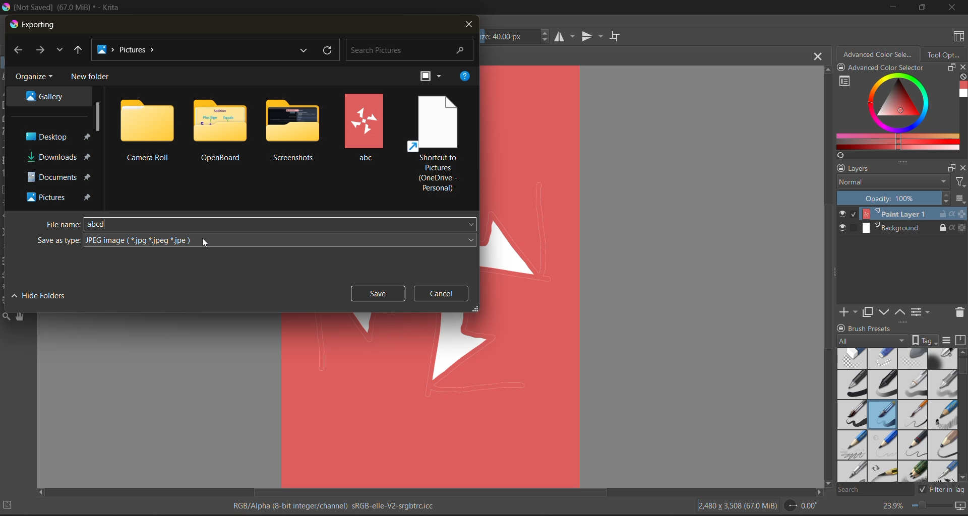 This screenshot has width=968, height=516. What do you see at coordinates (307, 50) in the screenshot?
I see `recent` at bounding box center [307, 50].